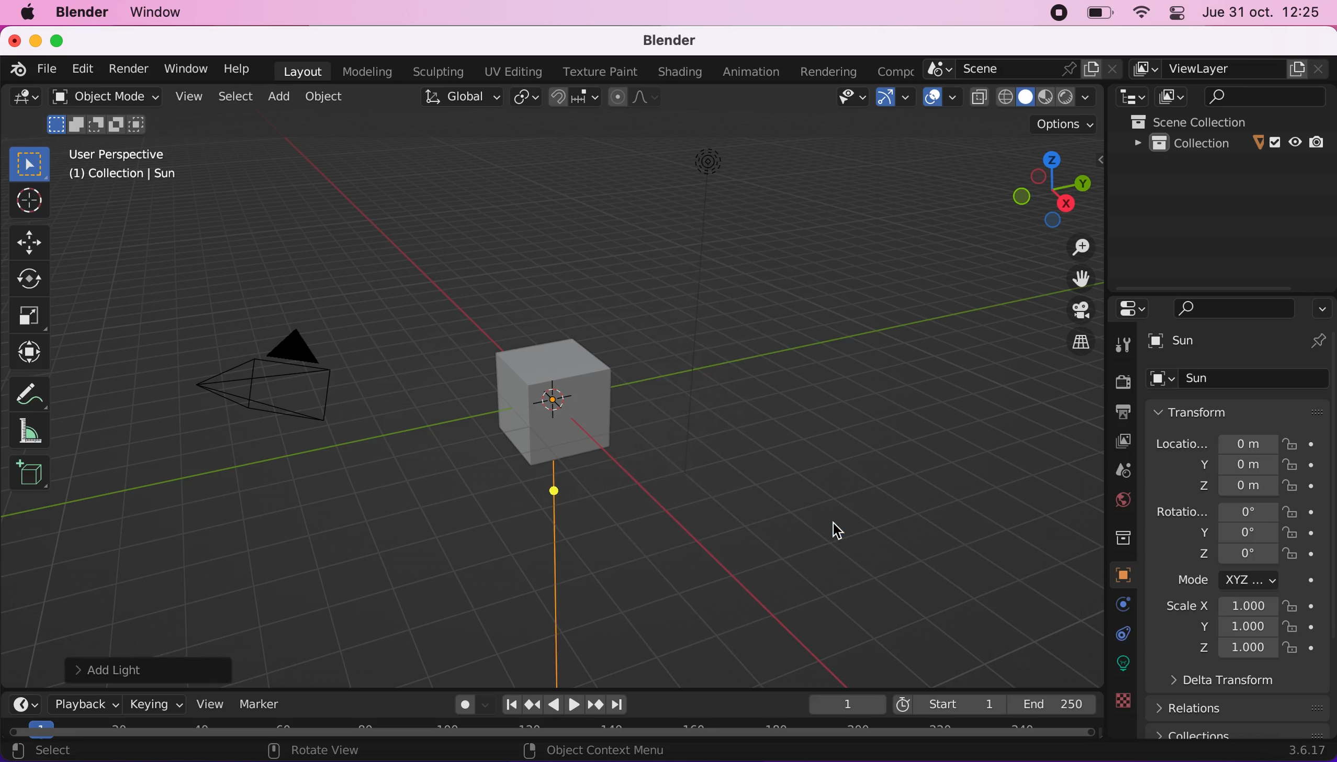 The image size is (1337, 762). I want to click on collections, so click(1241, 732).